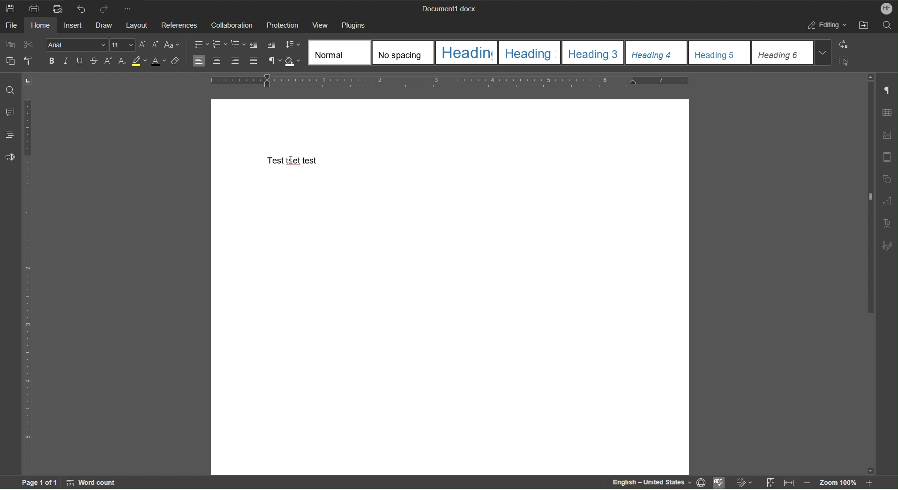  I want to click on Nested List, so click(239, 45).